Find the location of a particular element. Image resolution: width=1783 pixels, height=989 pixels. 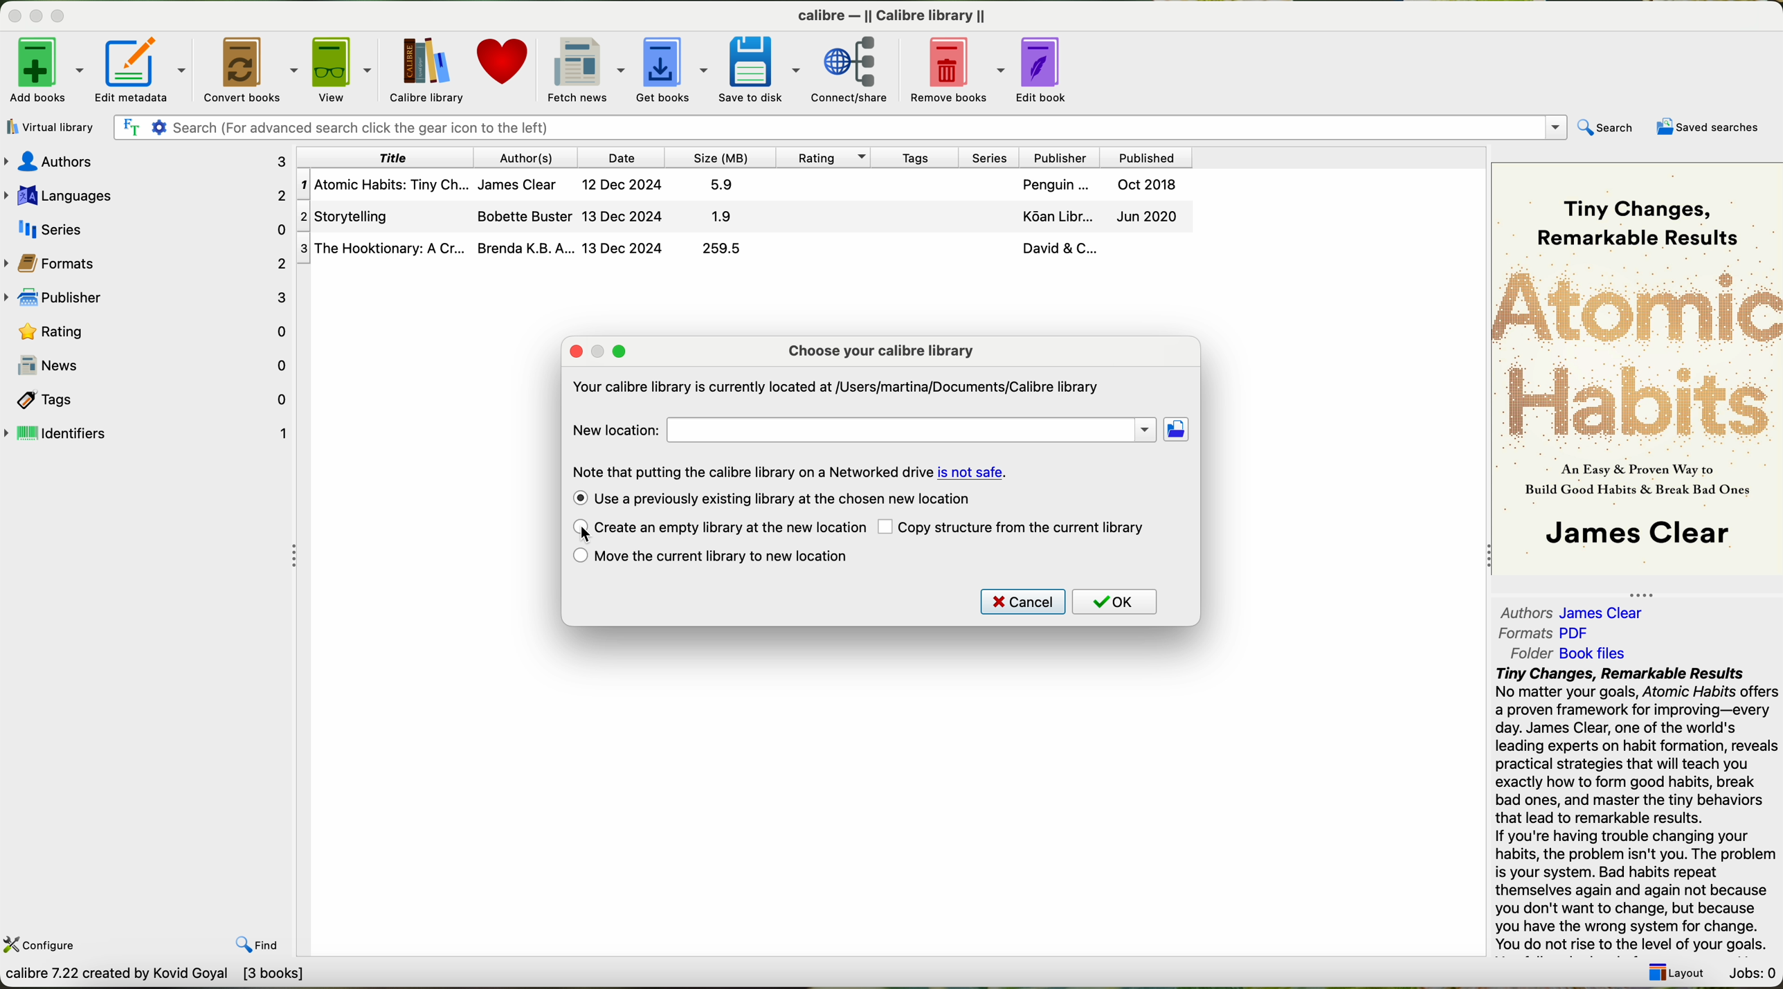

title is located at coordinates (387, 157).